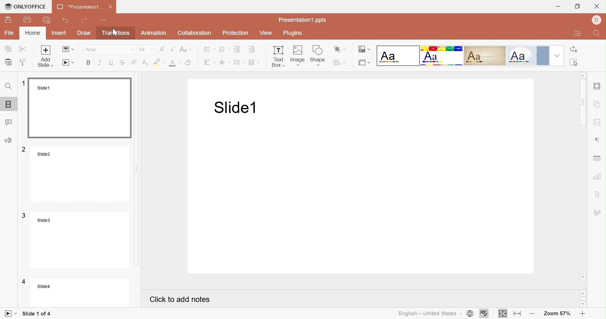 Image resolution: width=606 pixels, height=319 pixels. What do you see at coordinates (82, 240) in the screenshot?
I see `Slide3` at bounding box center [82, 240].